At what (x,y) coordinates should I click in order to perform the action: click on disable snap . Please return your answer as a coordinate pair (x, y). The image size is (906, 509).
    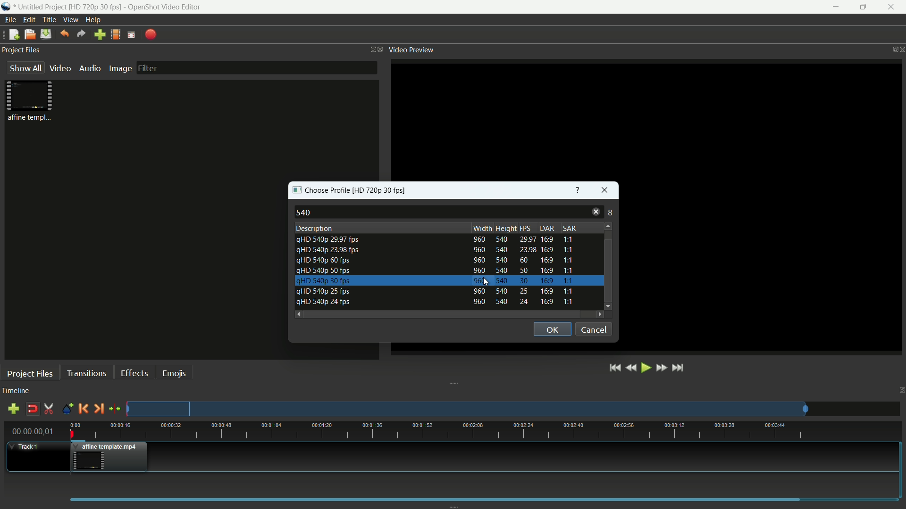
    Looking at the image, I should click on (33, 410).